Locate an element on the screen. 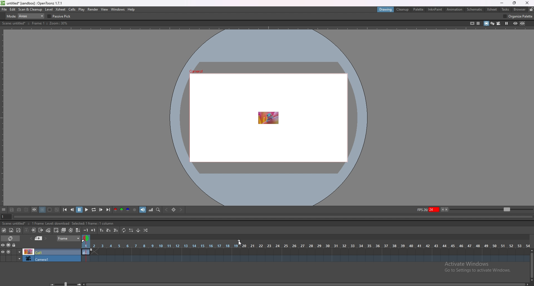 The height and width of the screenshot is (286, 534). camera stand visibility is located at coordinates (9, 245).